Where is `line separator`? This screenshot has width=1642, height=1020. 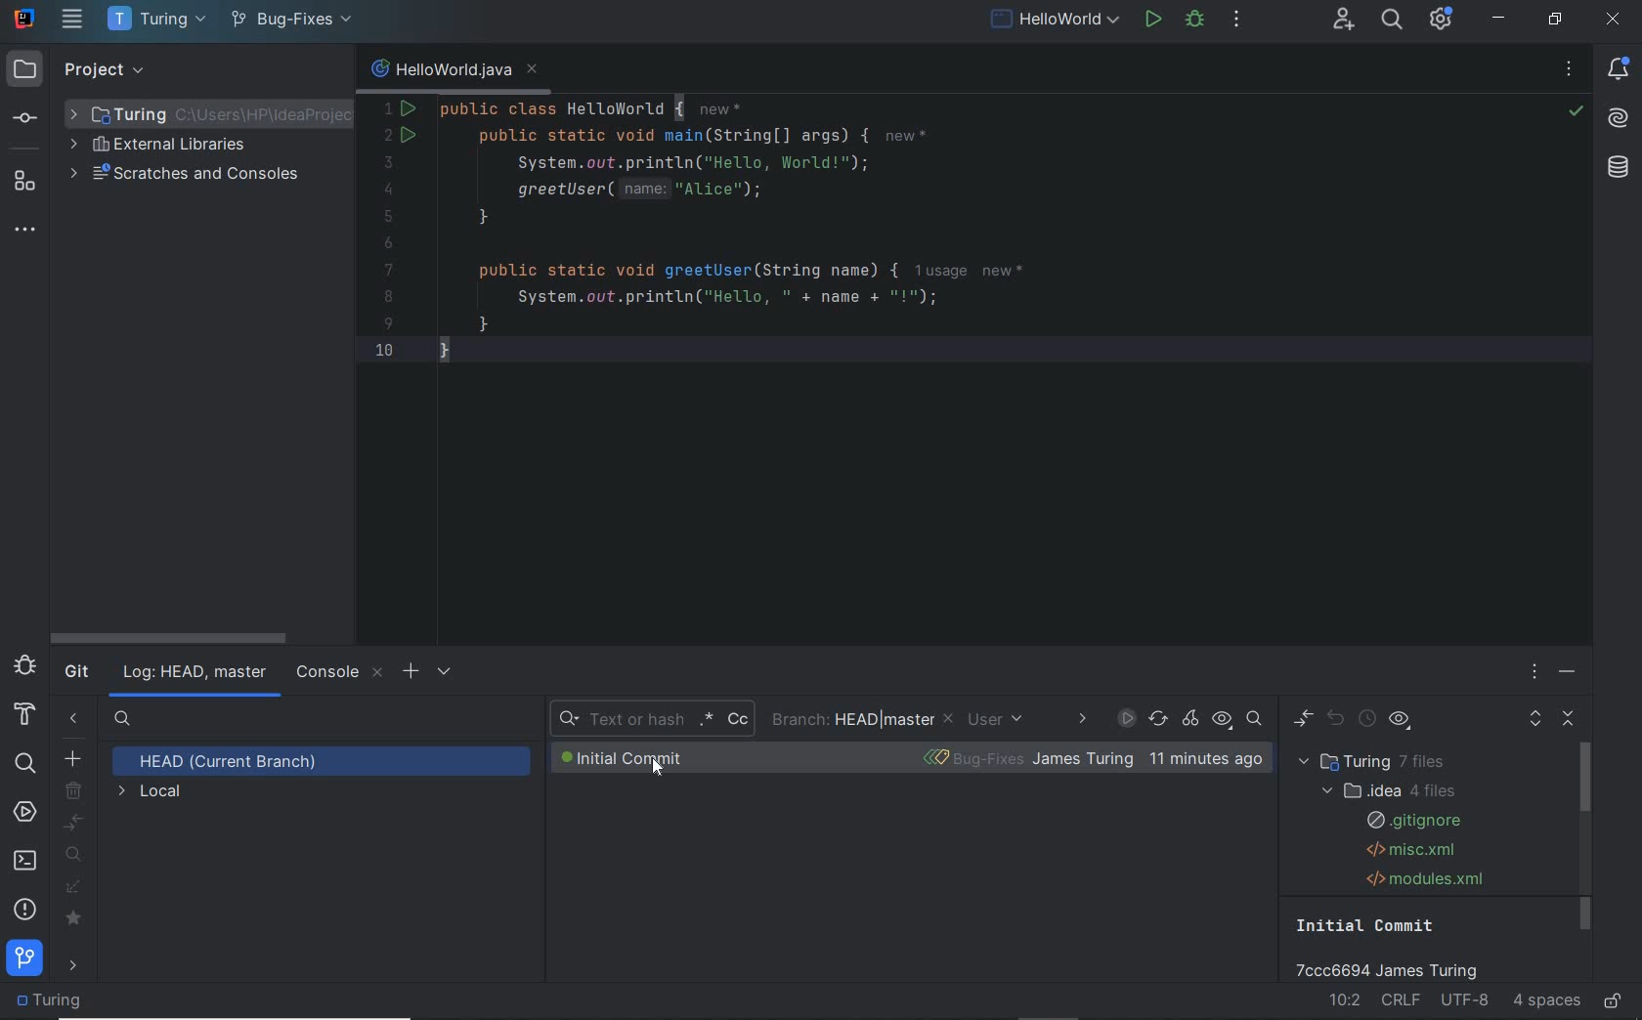 line separator is located at coordinates (1404, 1001).